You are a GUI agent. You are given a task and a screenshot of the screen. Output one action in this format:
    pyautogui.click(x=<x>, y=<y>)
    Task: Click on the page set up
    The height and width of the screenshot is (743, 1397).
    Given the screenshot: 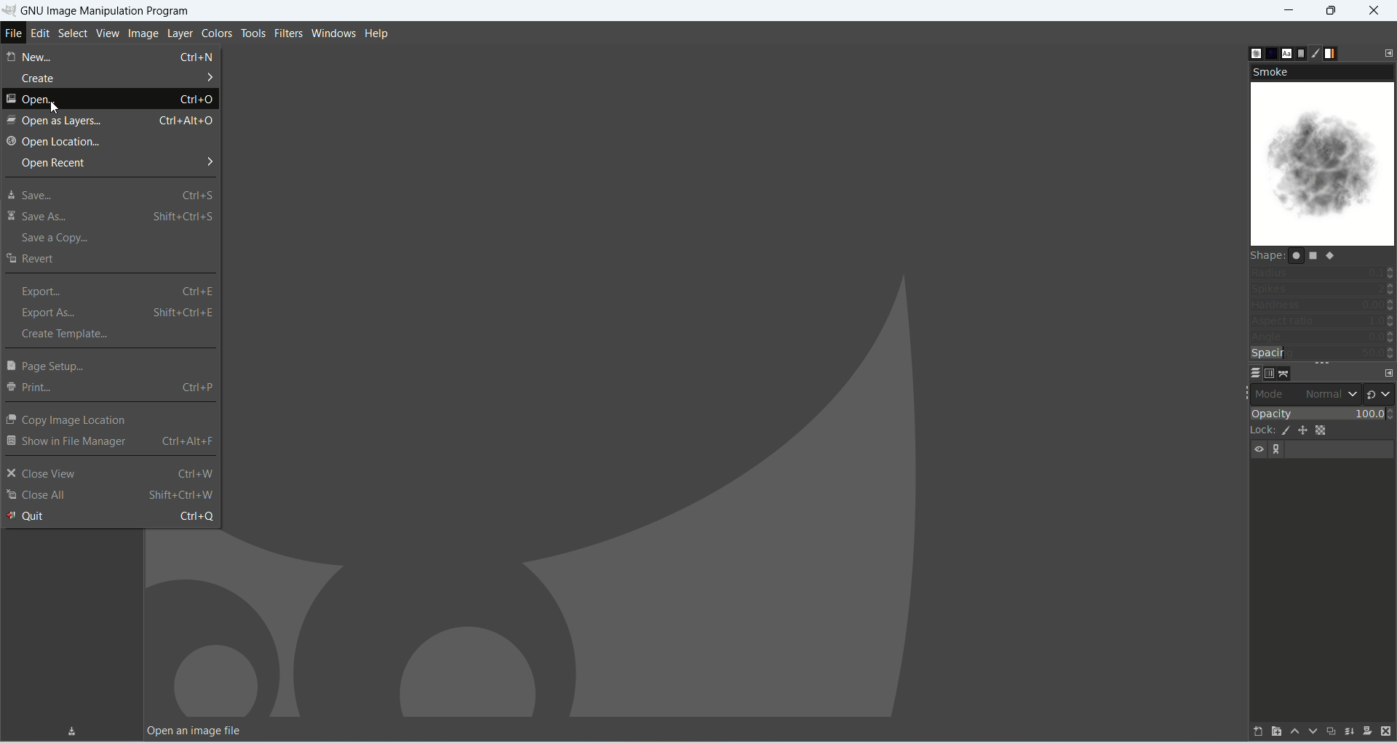 What is the action you would take?
    pyautogui.click(x=51, y=366)
    